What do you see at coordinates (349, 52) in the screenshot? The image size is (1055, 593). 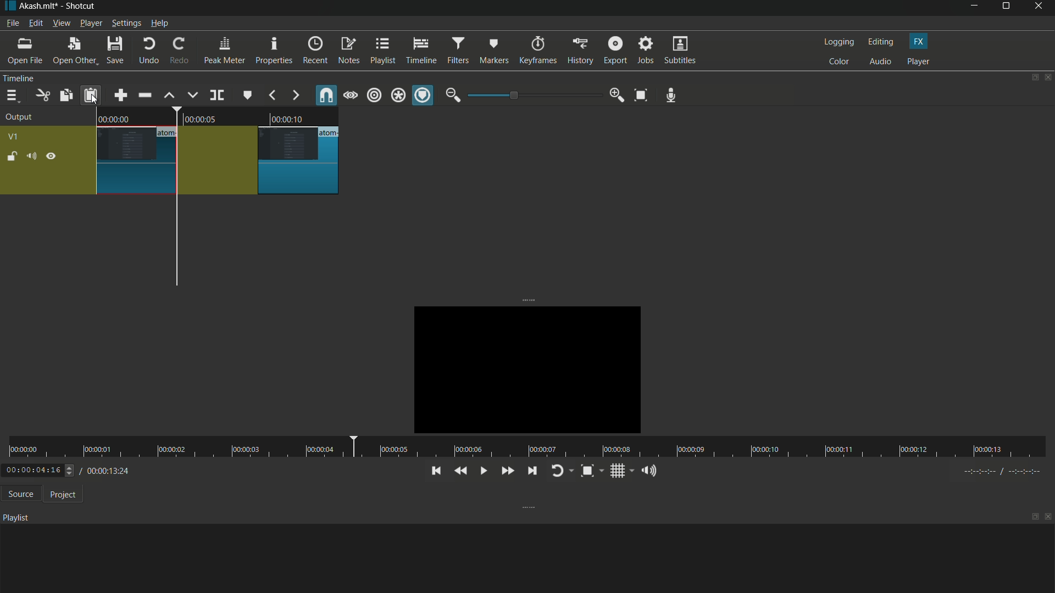 I see `notes` at bounding box center [349, 52].